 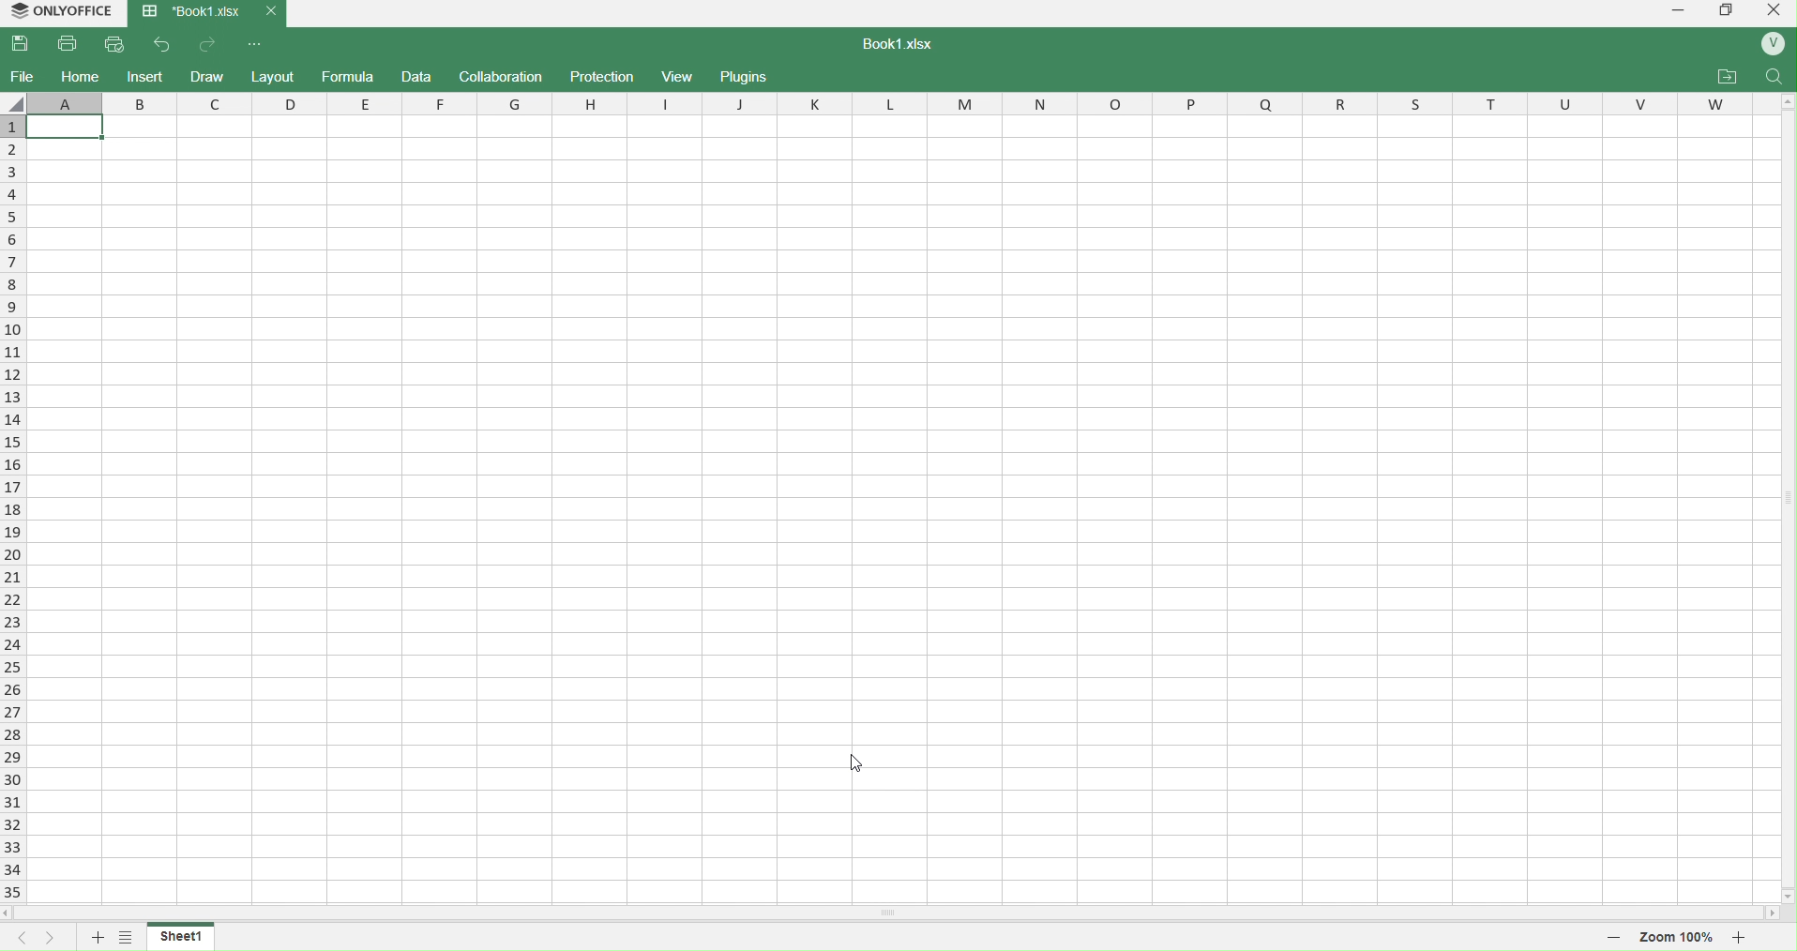 I want to click on options, so click(x=257, y=44).